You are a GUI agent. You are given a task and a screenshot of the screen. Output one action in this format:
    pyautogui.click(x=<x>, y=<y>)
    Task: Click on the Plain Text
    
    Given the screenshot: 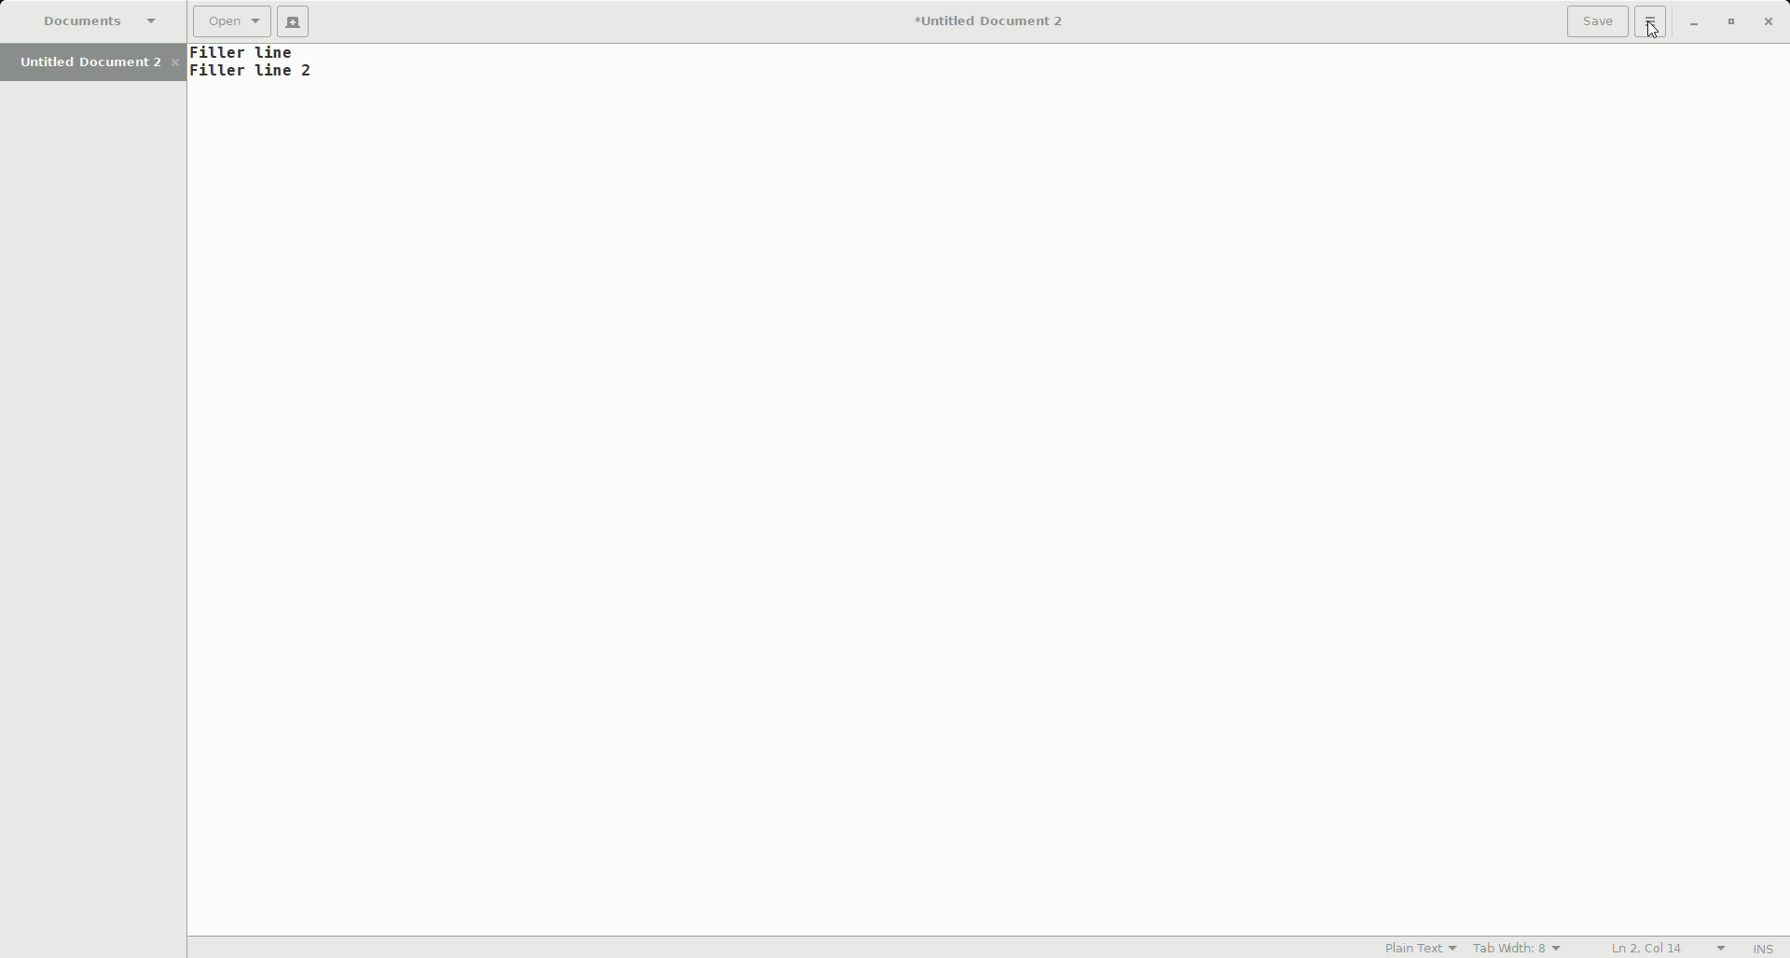 What is the action you would take?
    pyautogui.click(x=1414, y=947)
    